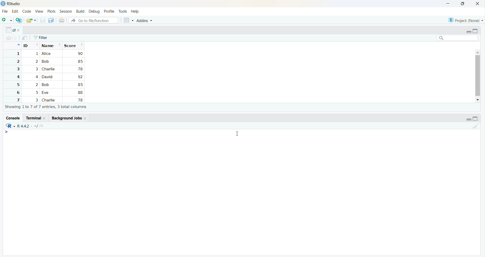  What do you see at coordinates (80, 61) in the screenshot?
I see `85` at bounding box center [80, 61].